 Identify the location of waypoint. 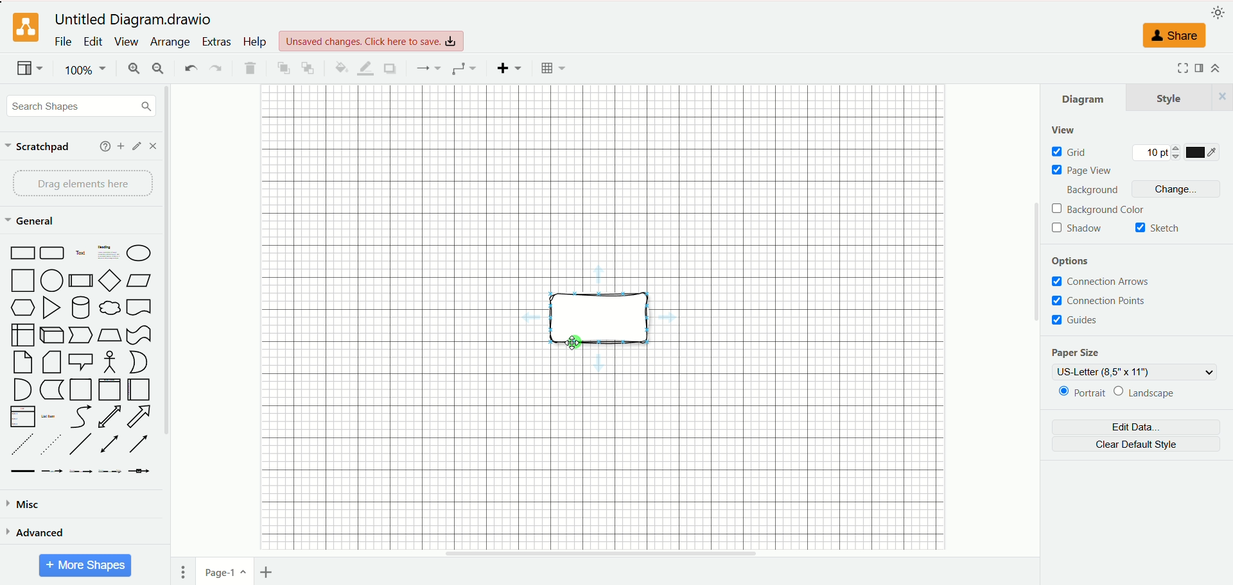
(464, 69).